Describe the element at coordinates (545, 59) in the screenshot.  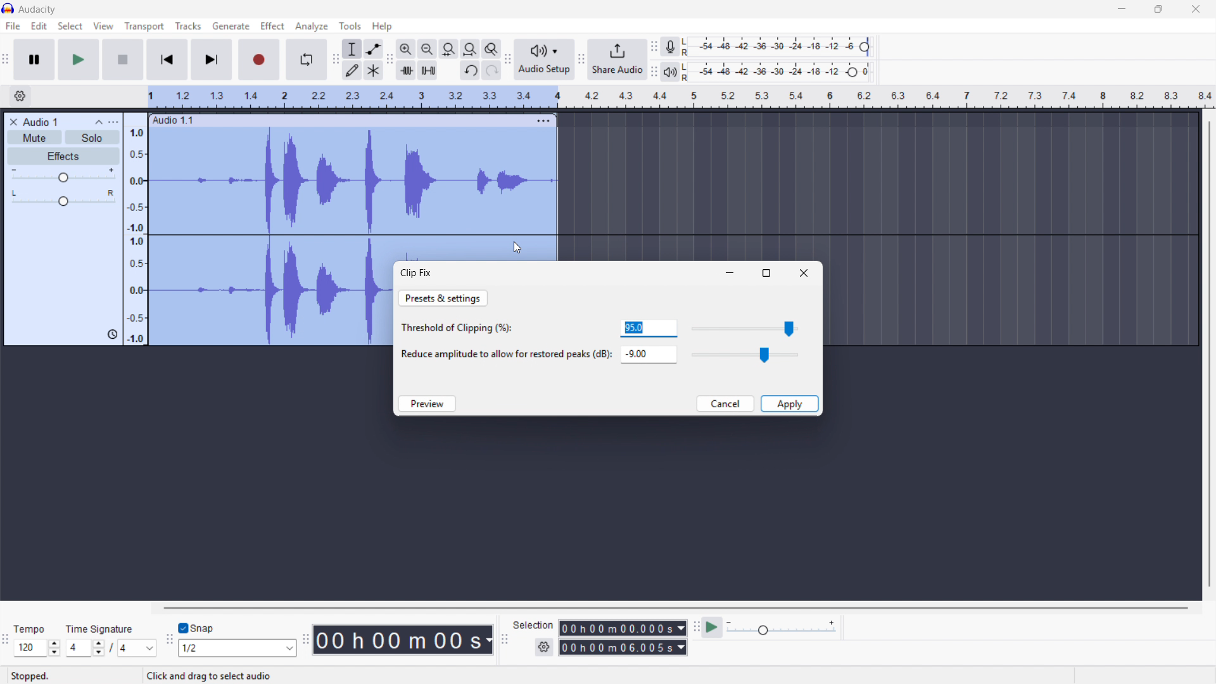
I see `audio setup` at that location.